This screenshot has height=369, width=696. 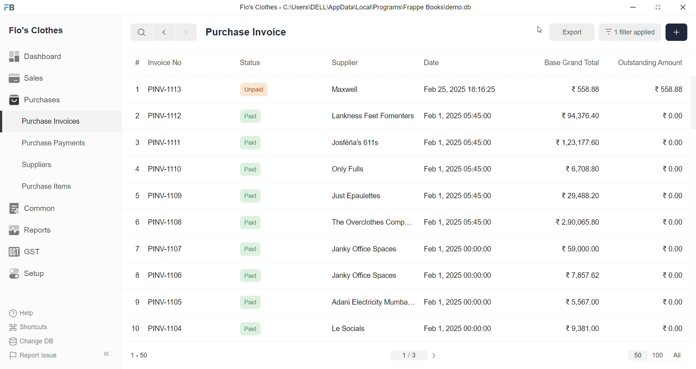 What do you see at coordinates (672, 223) in the screenshot?
I see `₹0.00` at bounding box center [672, 223].